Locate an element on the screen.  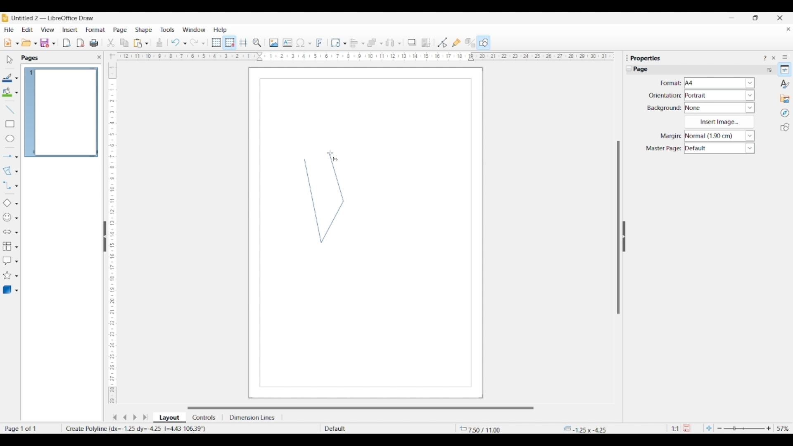
Align object options is located at coordinates (363, 44).